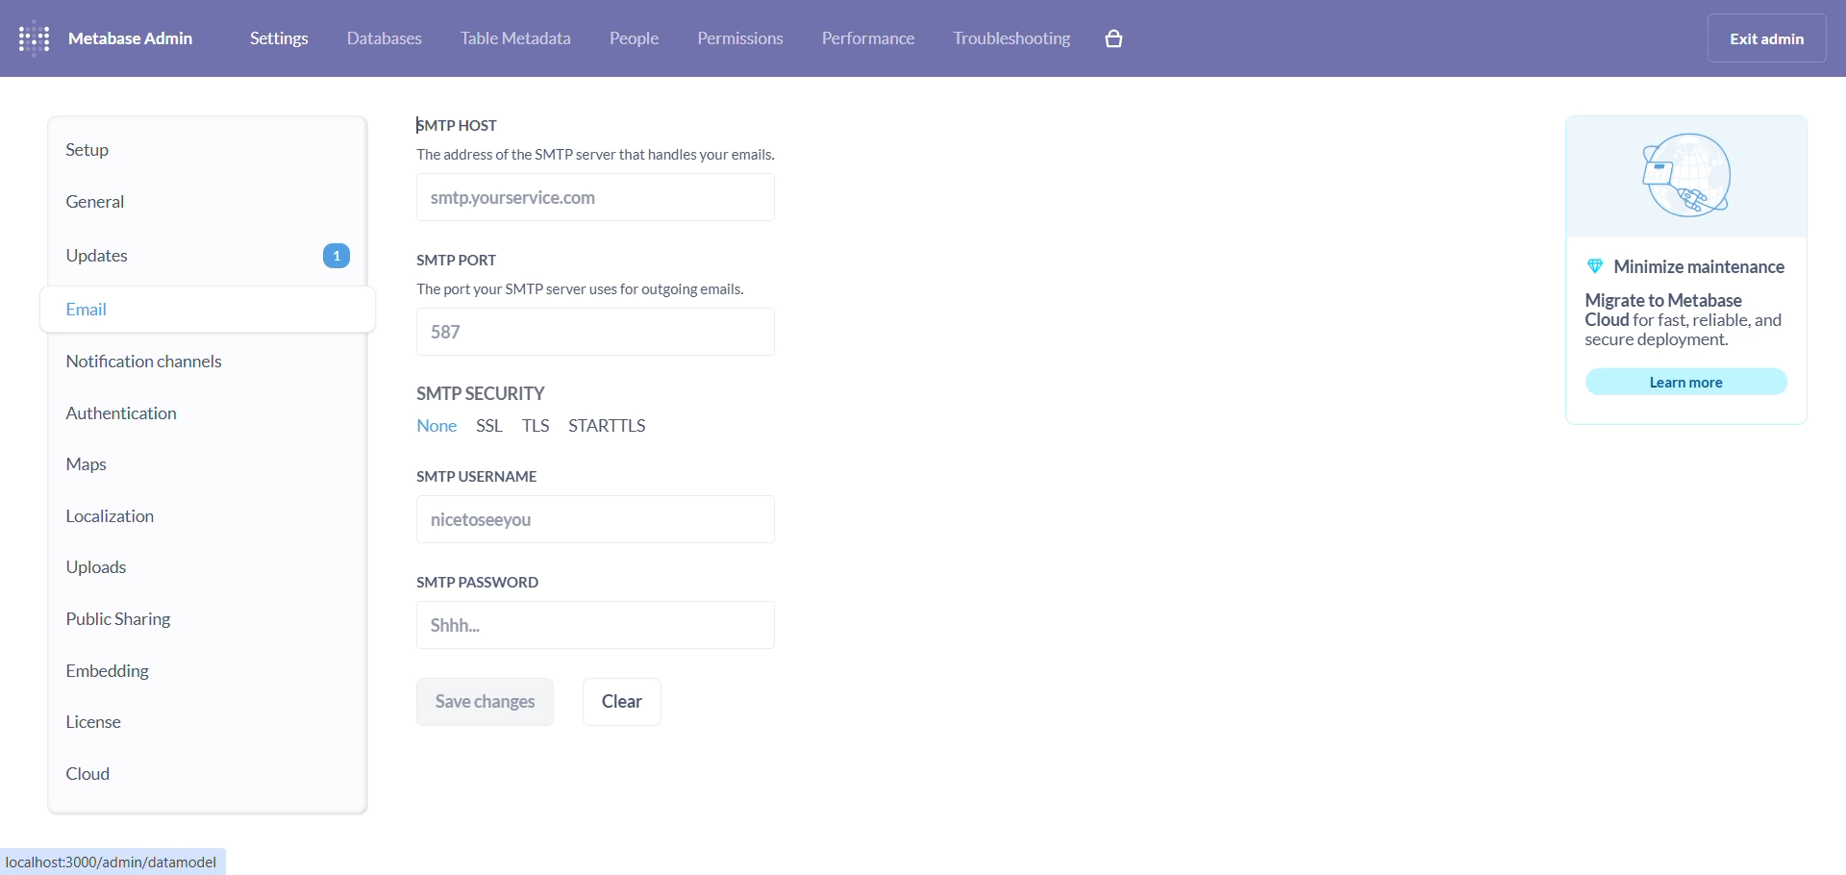 This screenshot has height=875, width=1846. Describe the element at coordinates (171, 567) in the screenshot. I see `uploads` at that location.